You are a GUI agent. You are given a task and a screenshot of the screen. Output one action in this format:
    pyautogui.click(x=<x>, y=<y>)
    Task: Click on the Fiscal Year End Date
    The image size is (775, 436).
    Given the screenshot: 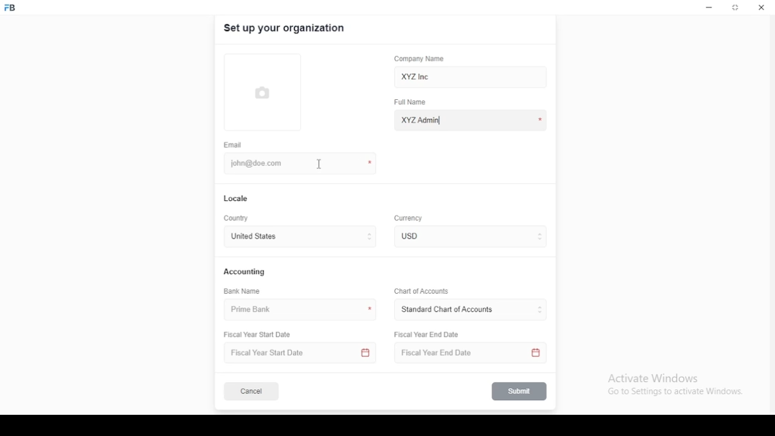 What is the action you would take?
    pyautogui.click(x=467, y=353)
    